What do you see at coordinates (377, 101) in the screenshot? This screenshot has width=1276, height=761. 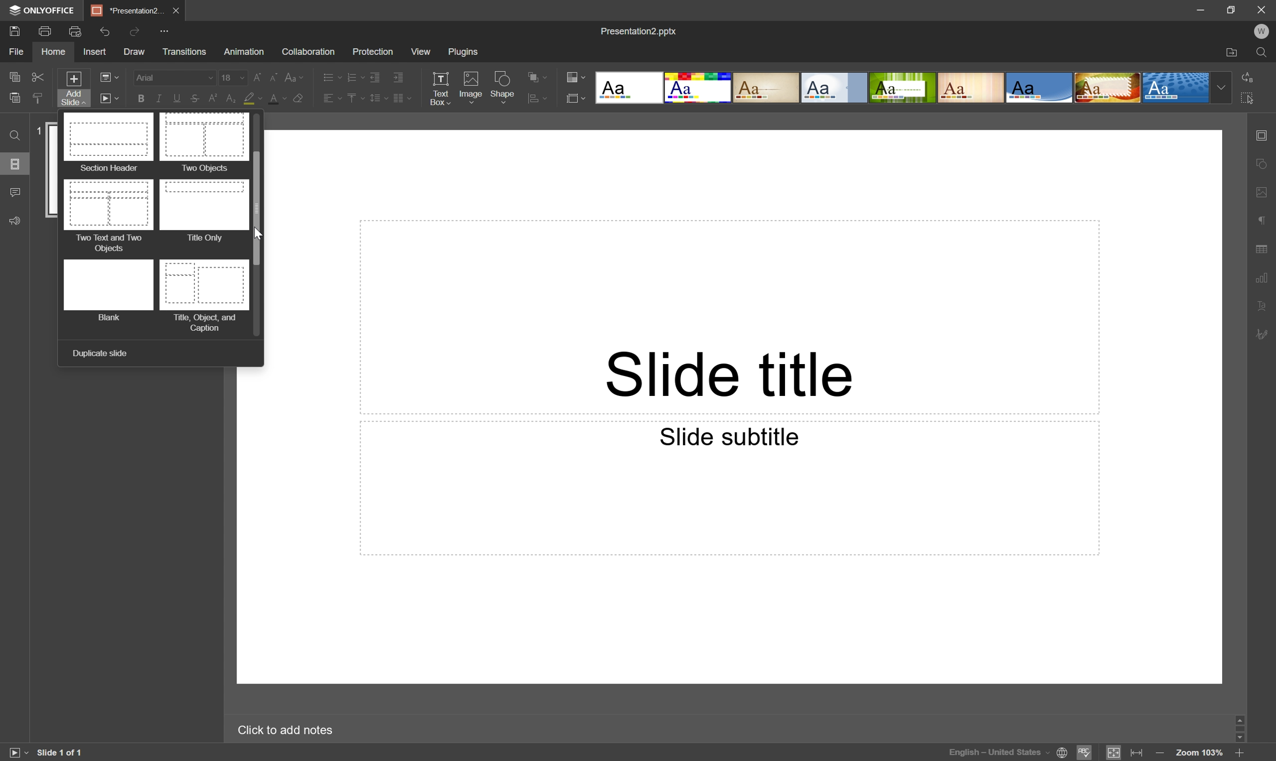 I see `Line spacing` at bounding box center [377, 101].